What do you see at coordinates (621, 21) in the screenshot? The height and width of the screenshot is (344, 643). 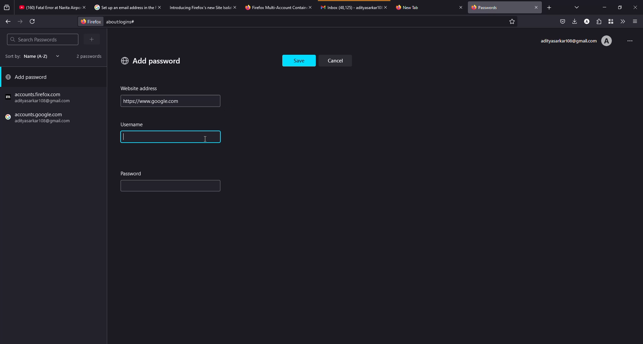 I see `more tools` at bounding box center [621, 21].